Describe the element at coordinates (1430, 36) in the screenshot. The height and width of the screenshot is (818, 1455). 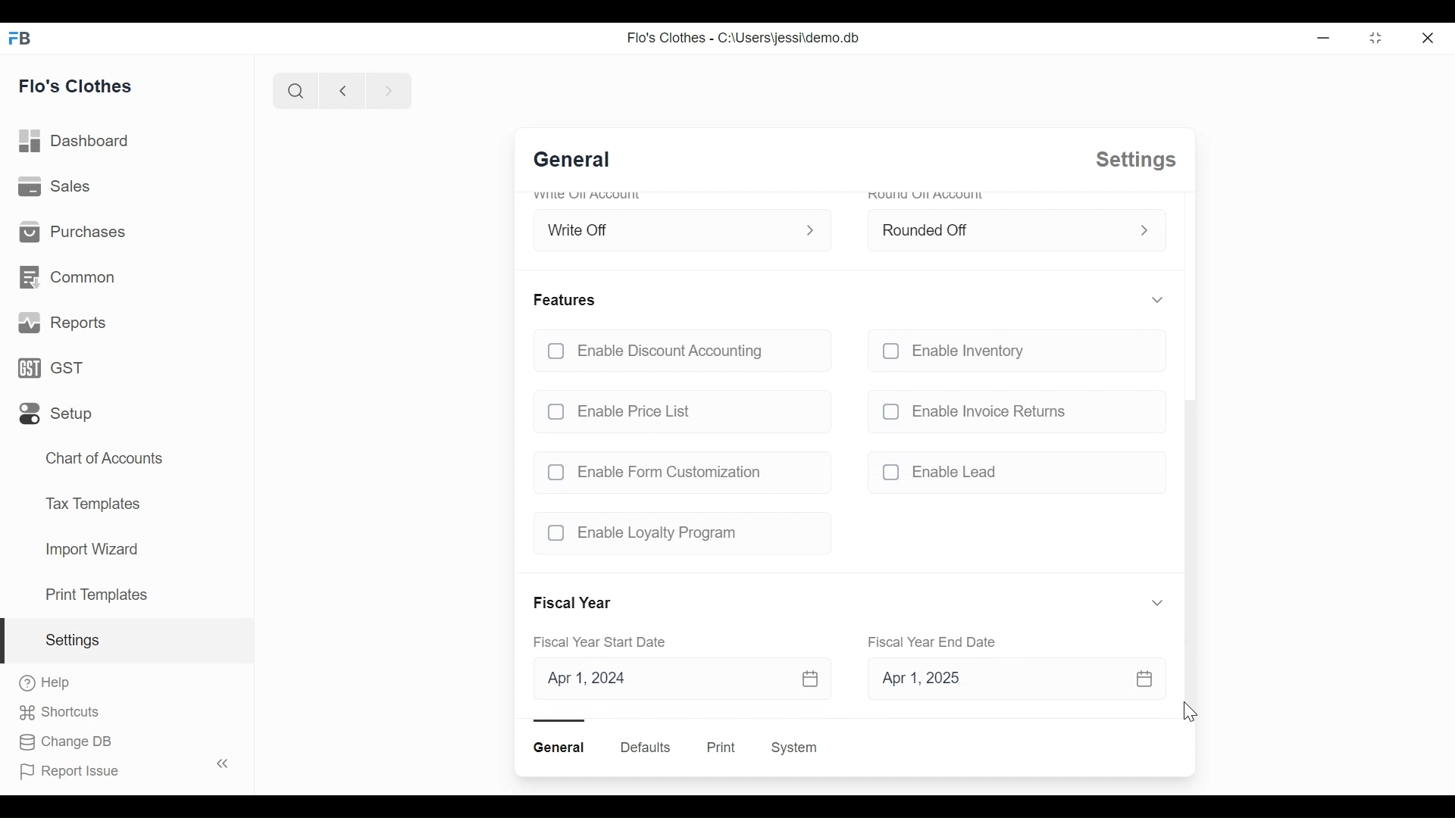
I see `Close` at that location.